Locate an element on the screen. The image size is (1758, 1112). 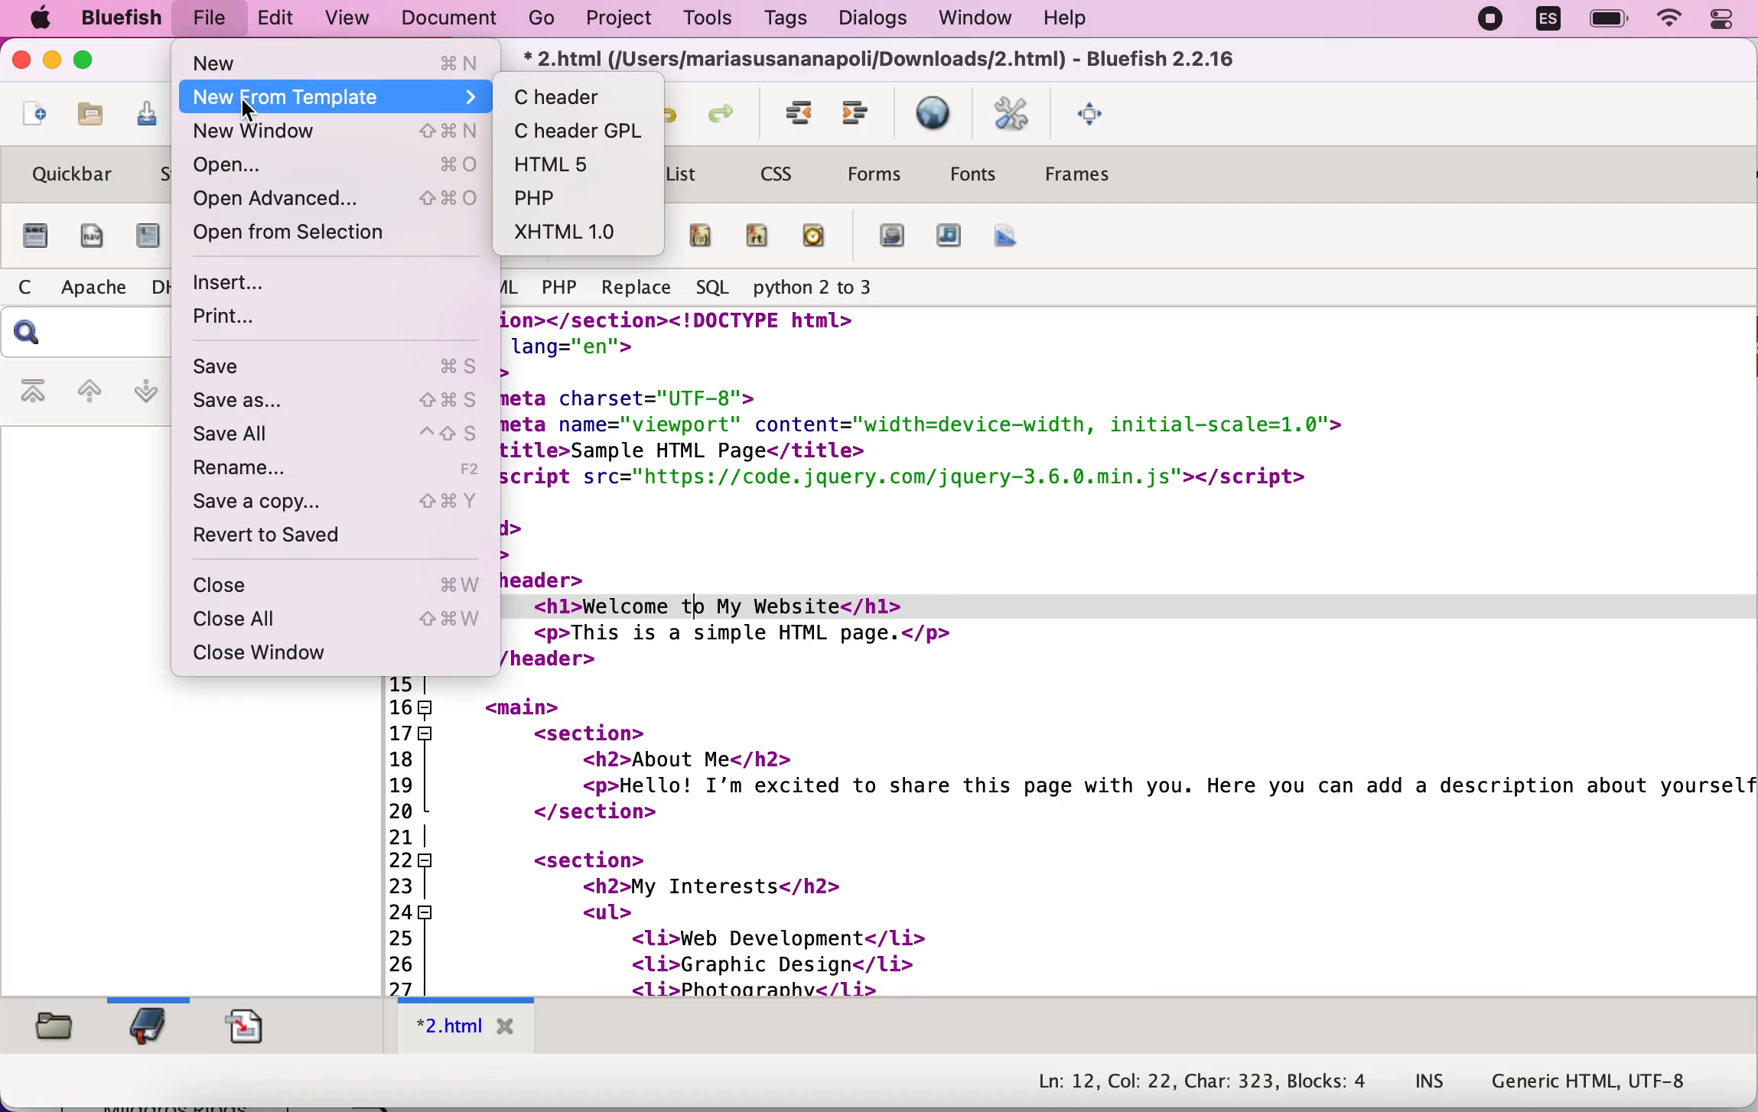
PHP is located at coordinates (561, 288).